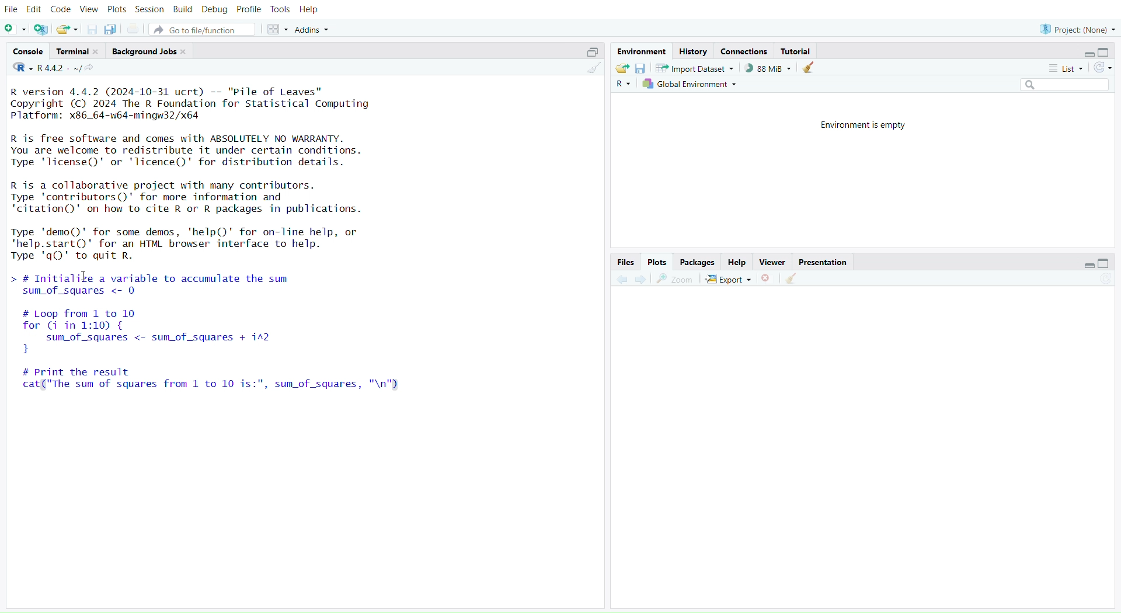 This screenshot has height=613, width=1121. Describe the element at coordinates (857, 126) in the screenshot. I see `environment is empty` at that location.